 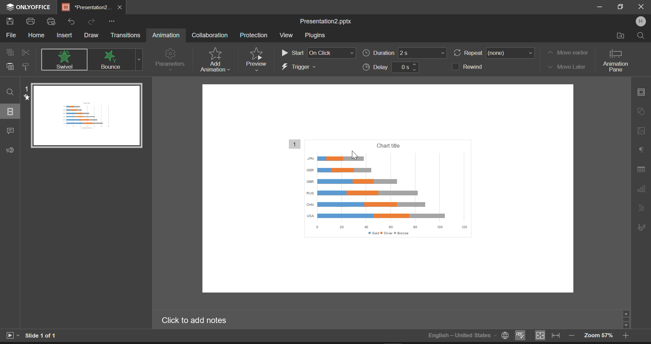 I want to click on Restore Down, so click(x=601, y=7).